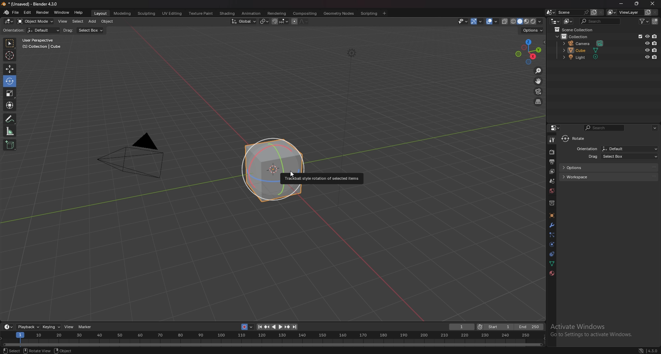  I want to click on delete scene, so click(601, 12).